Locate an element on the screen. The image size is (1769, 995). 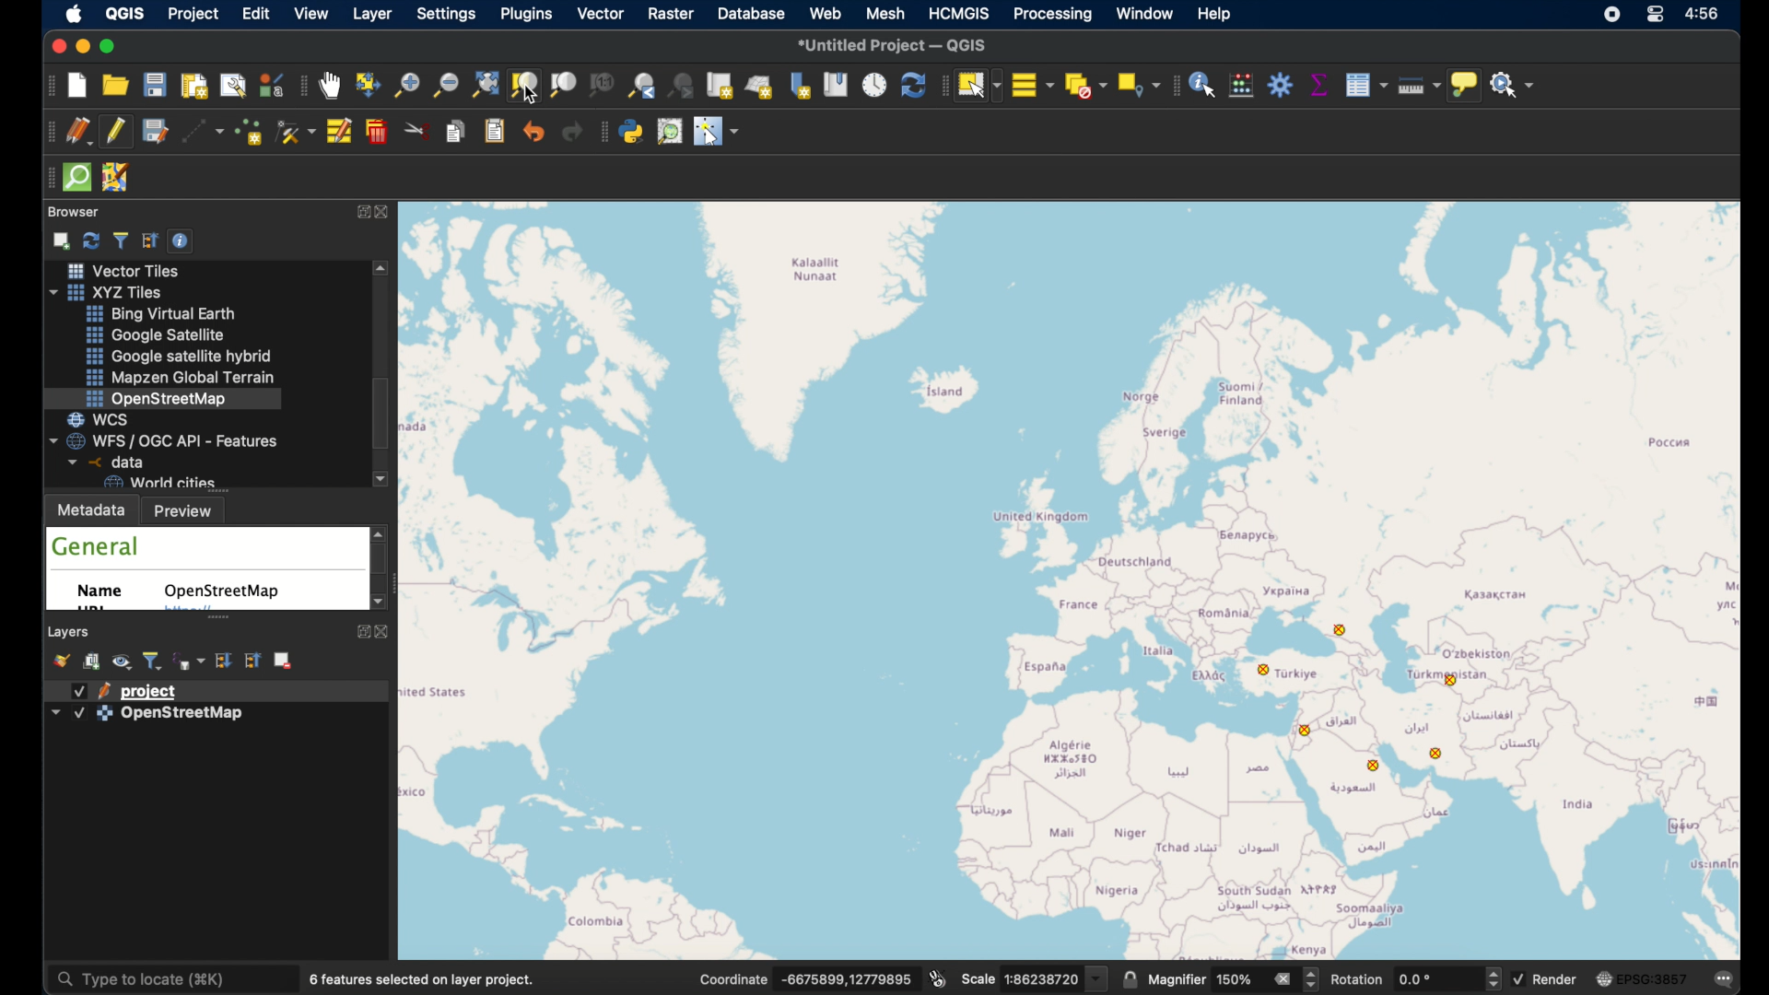
switches the mouse cursor to a configurable pointer is located at coordinates (717, 131).